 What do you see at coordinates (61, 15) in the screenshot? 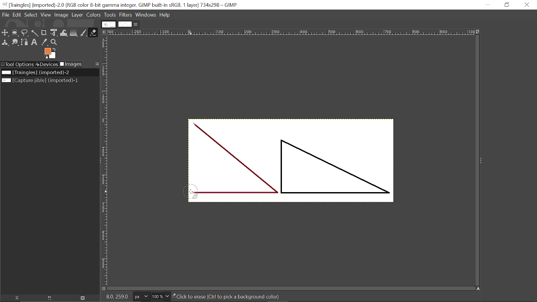
I see `Image` at bounding box center [61, 15].